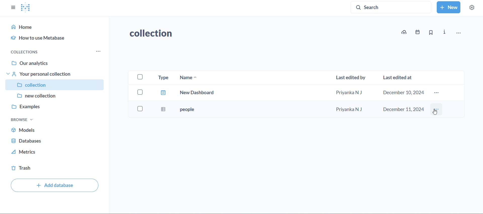 The image size is (483, 214). What do you see at coordinates (191, 77) in the screenshot?
I see `name` at bounding box center [191, 77].